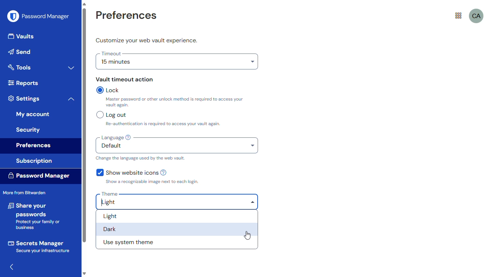  What do you see at coordinates (22, 37) in the screenshot?
I see `vaults` at bounding box center [22, 37].